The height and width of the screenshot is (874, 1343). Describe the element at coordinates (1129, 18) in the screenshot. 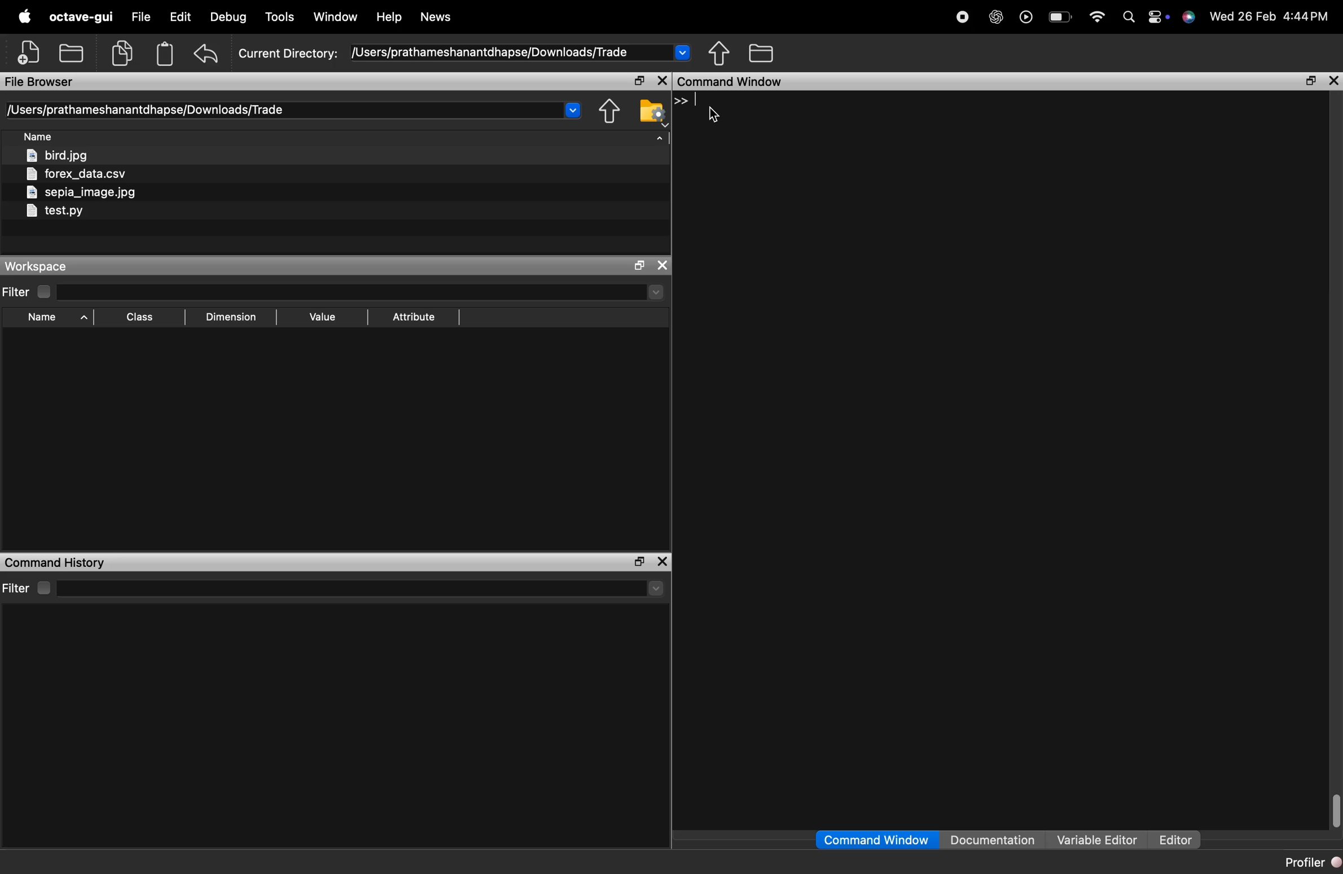

I see `Search ` at that location.